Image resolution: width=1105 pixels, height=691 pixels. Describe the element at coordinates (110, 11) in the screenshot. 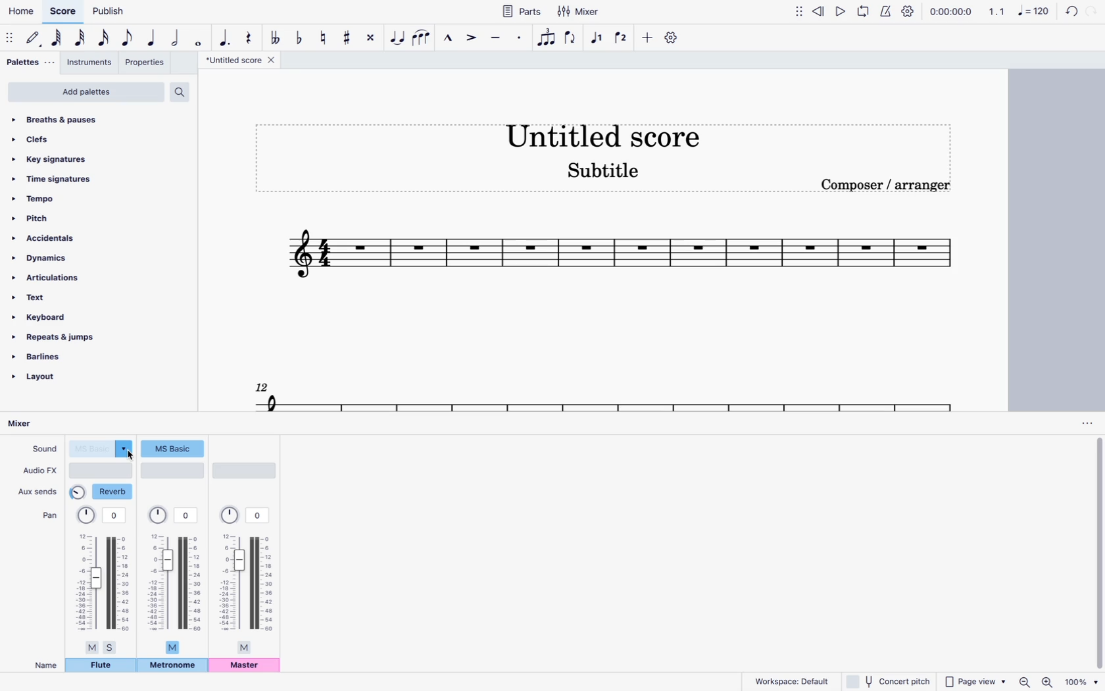

I see `publish` at that location.